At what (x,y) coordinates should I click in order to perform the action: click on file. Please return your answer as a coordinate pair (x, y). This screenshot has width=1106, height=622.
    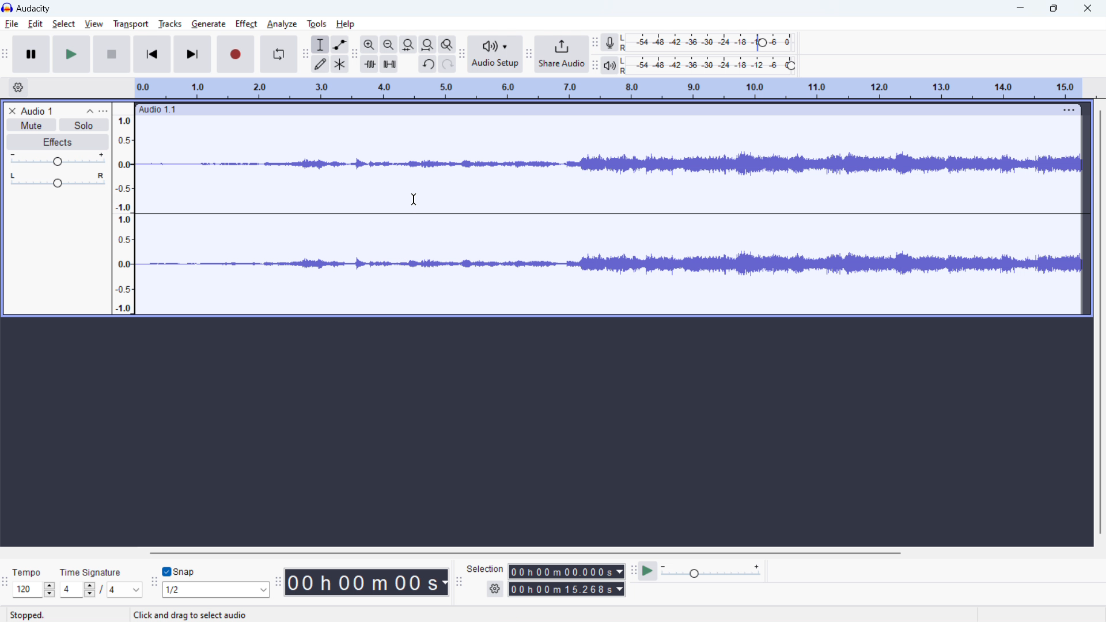
    Looking at the image, I should click on (12, 24).